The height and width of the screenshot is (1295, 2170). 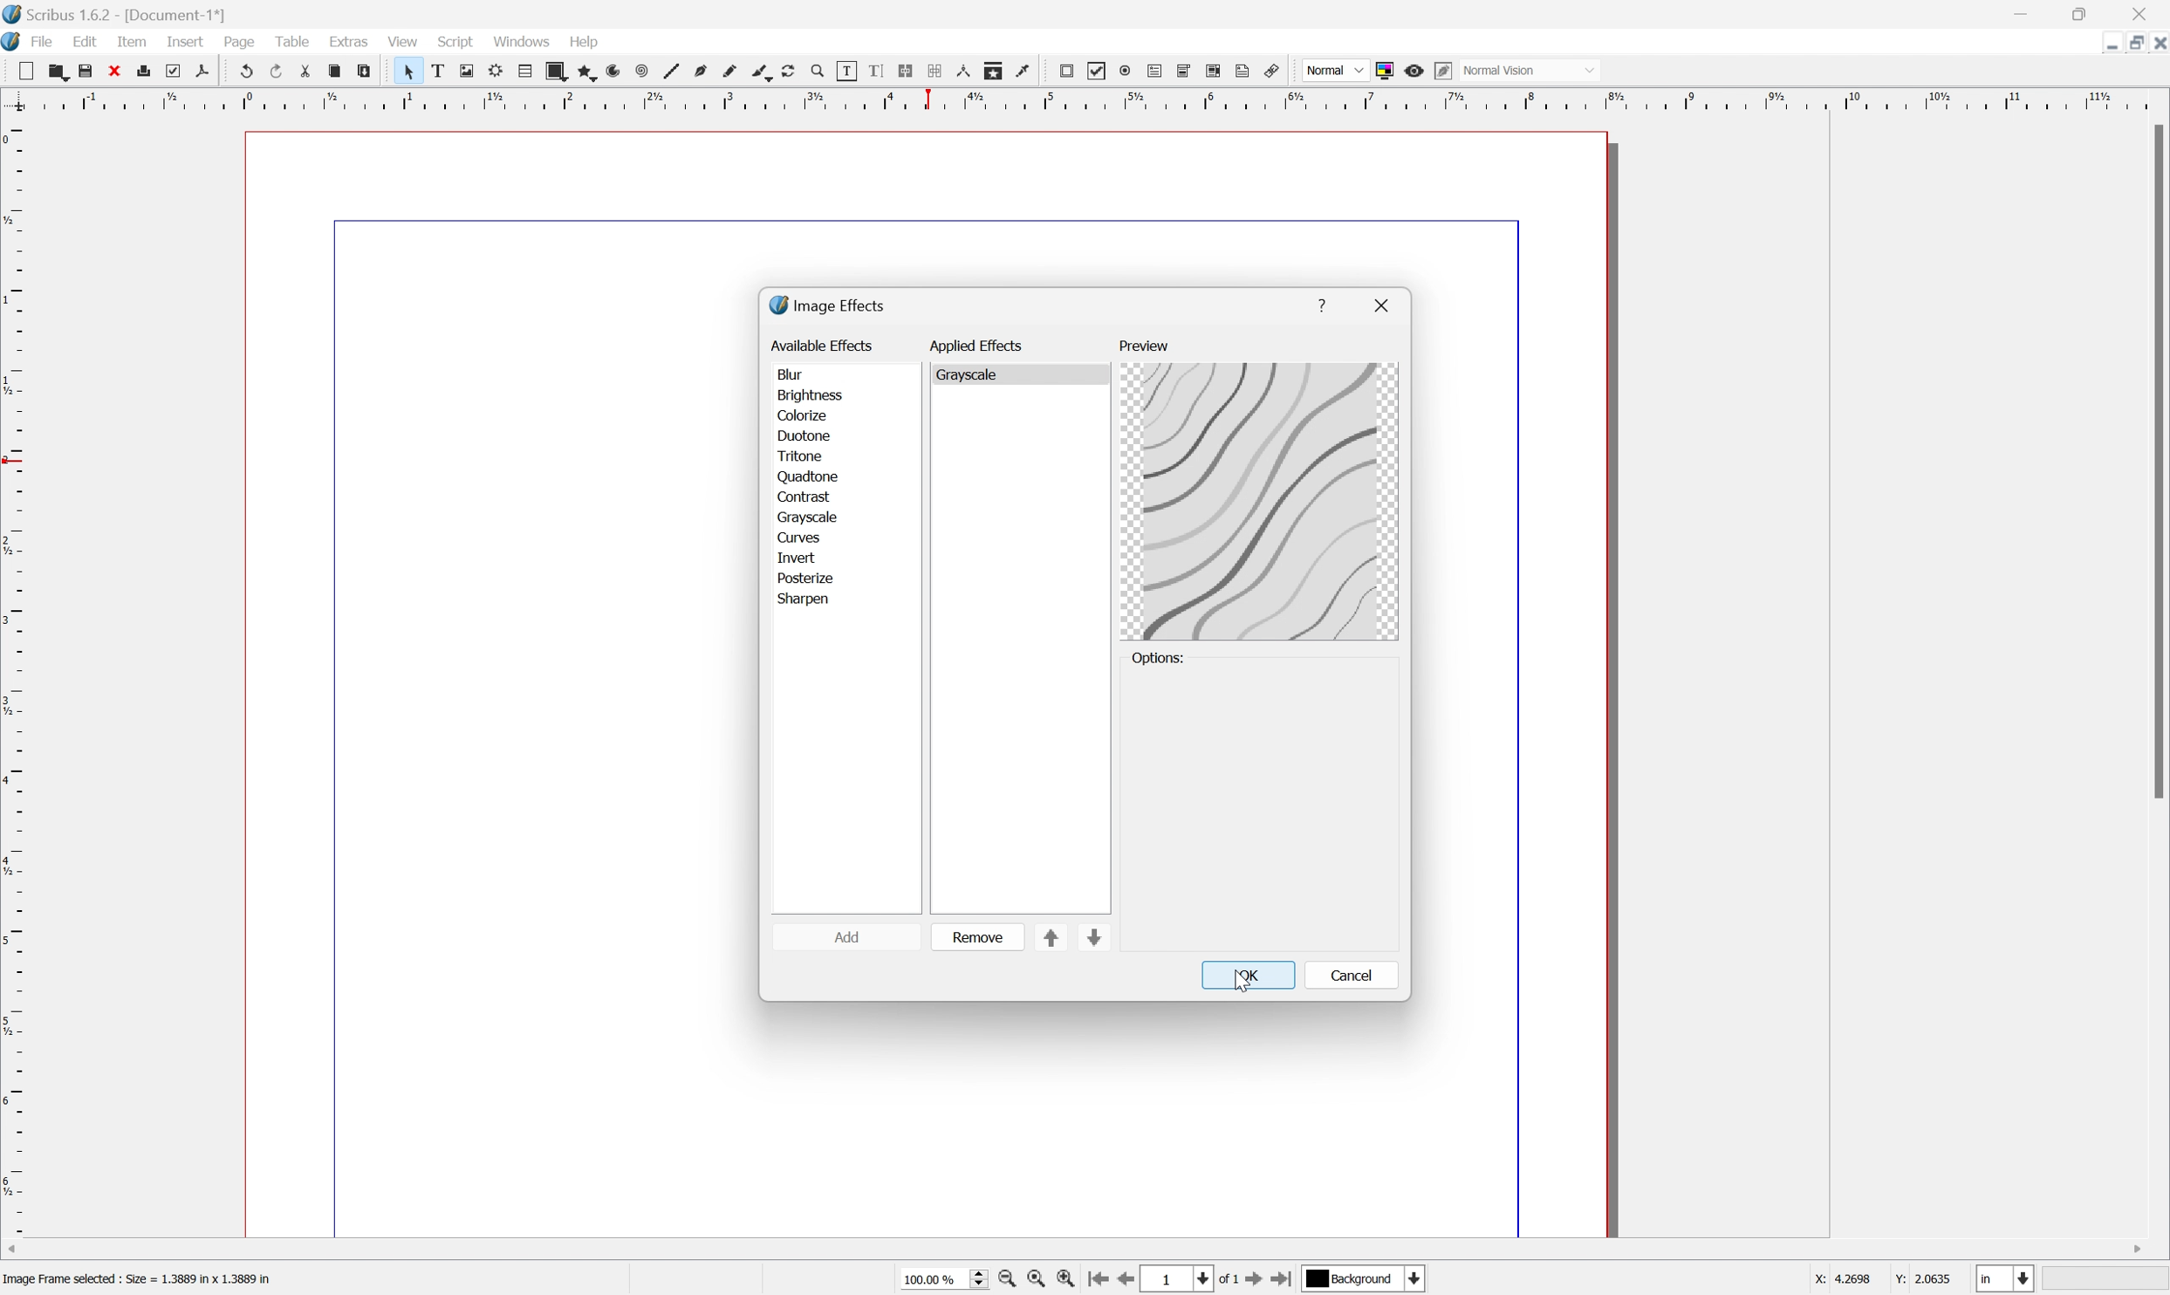 What do you see at coordinates (706, 72) in the screenshot?
I see `Bezier curve` at bounding box center [706, 72].